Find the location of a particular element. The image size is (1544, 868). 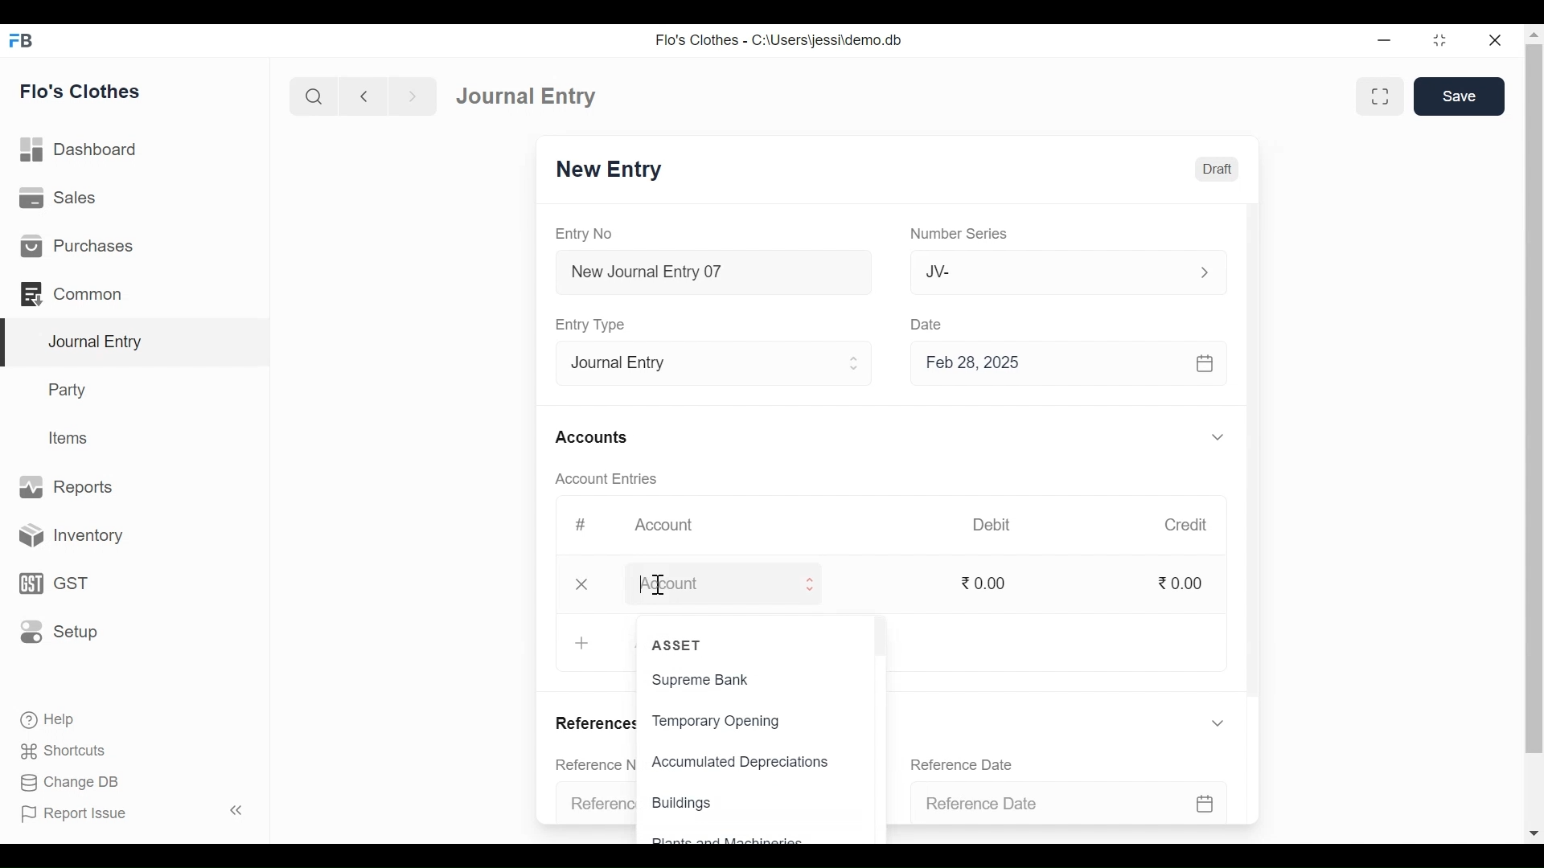

Restore is located at coordinates (1440, 42).